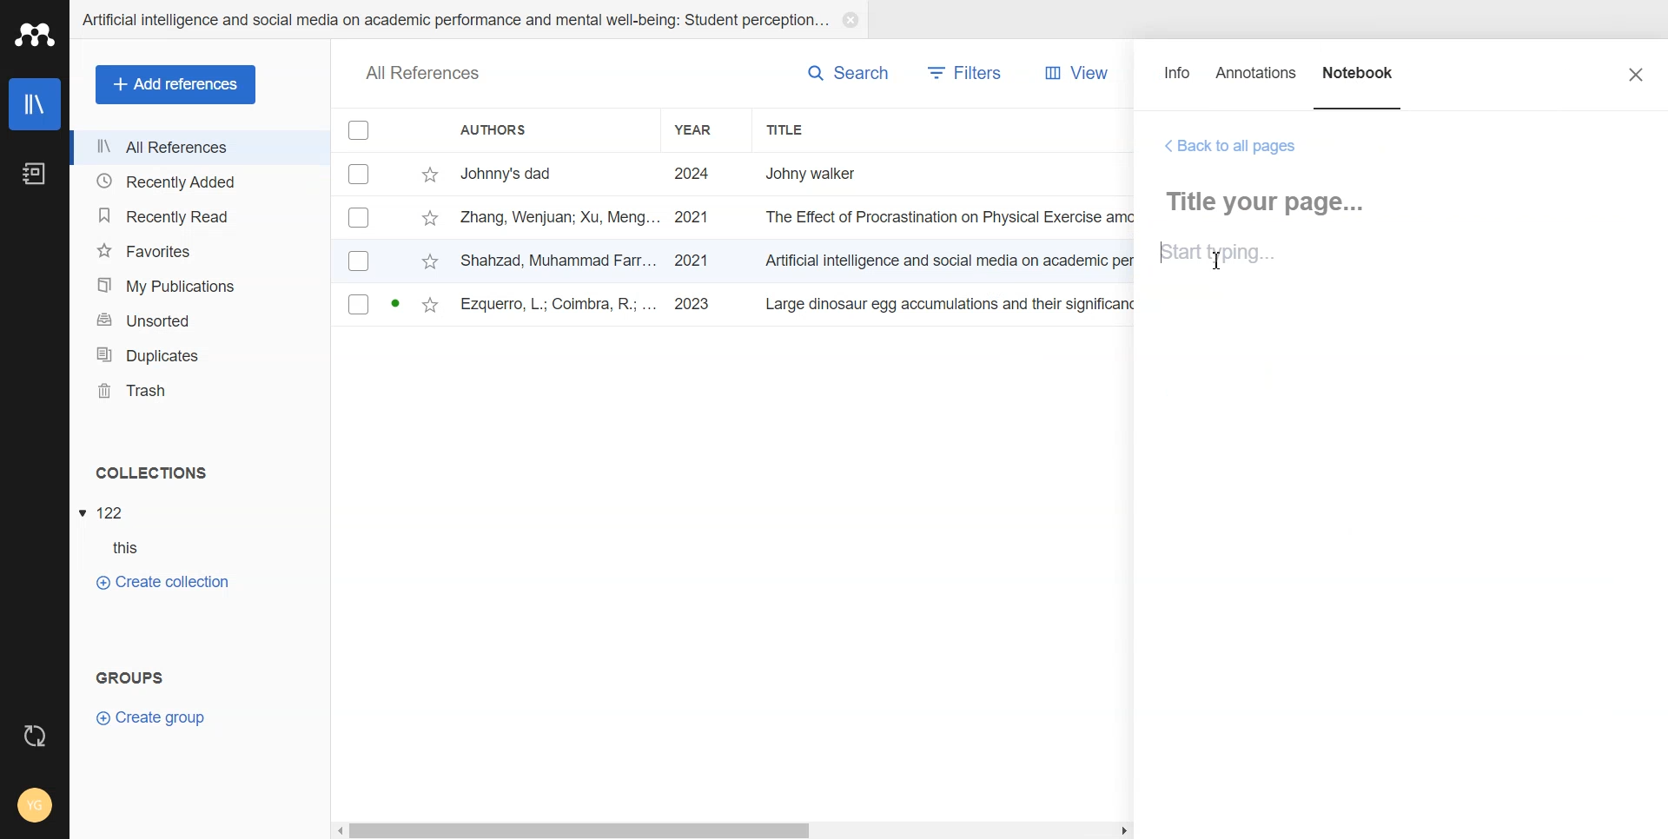  Describe the element at coordinates (951, 217) in the screenshot. I see `the effect of procrastination on physical exercise amo` at that location.